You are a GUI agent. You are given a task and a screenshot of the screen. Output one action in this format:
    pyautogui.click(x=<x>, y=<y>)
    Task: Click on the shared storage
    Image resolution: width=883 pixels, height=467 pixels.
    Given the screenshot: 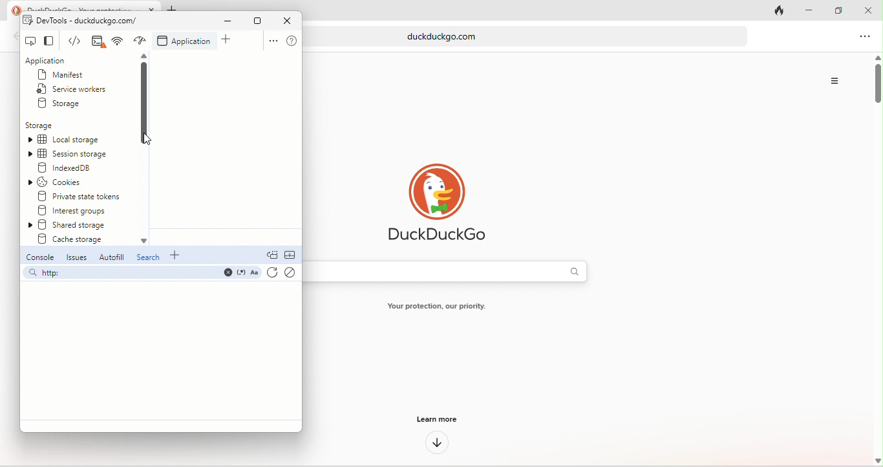 What is the action you would take?
    pyautogui.click(x=72, y=225)
    